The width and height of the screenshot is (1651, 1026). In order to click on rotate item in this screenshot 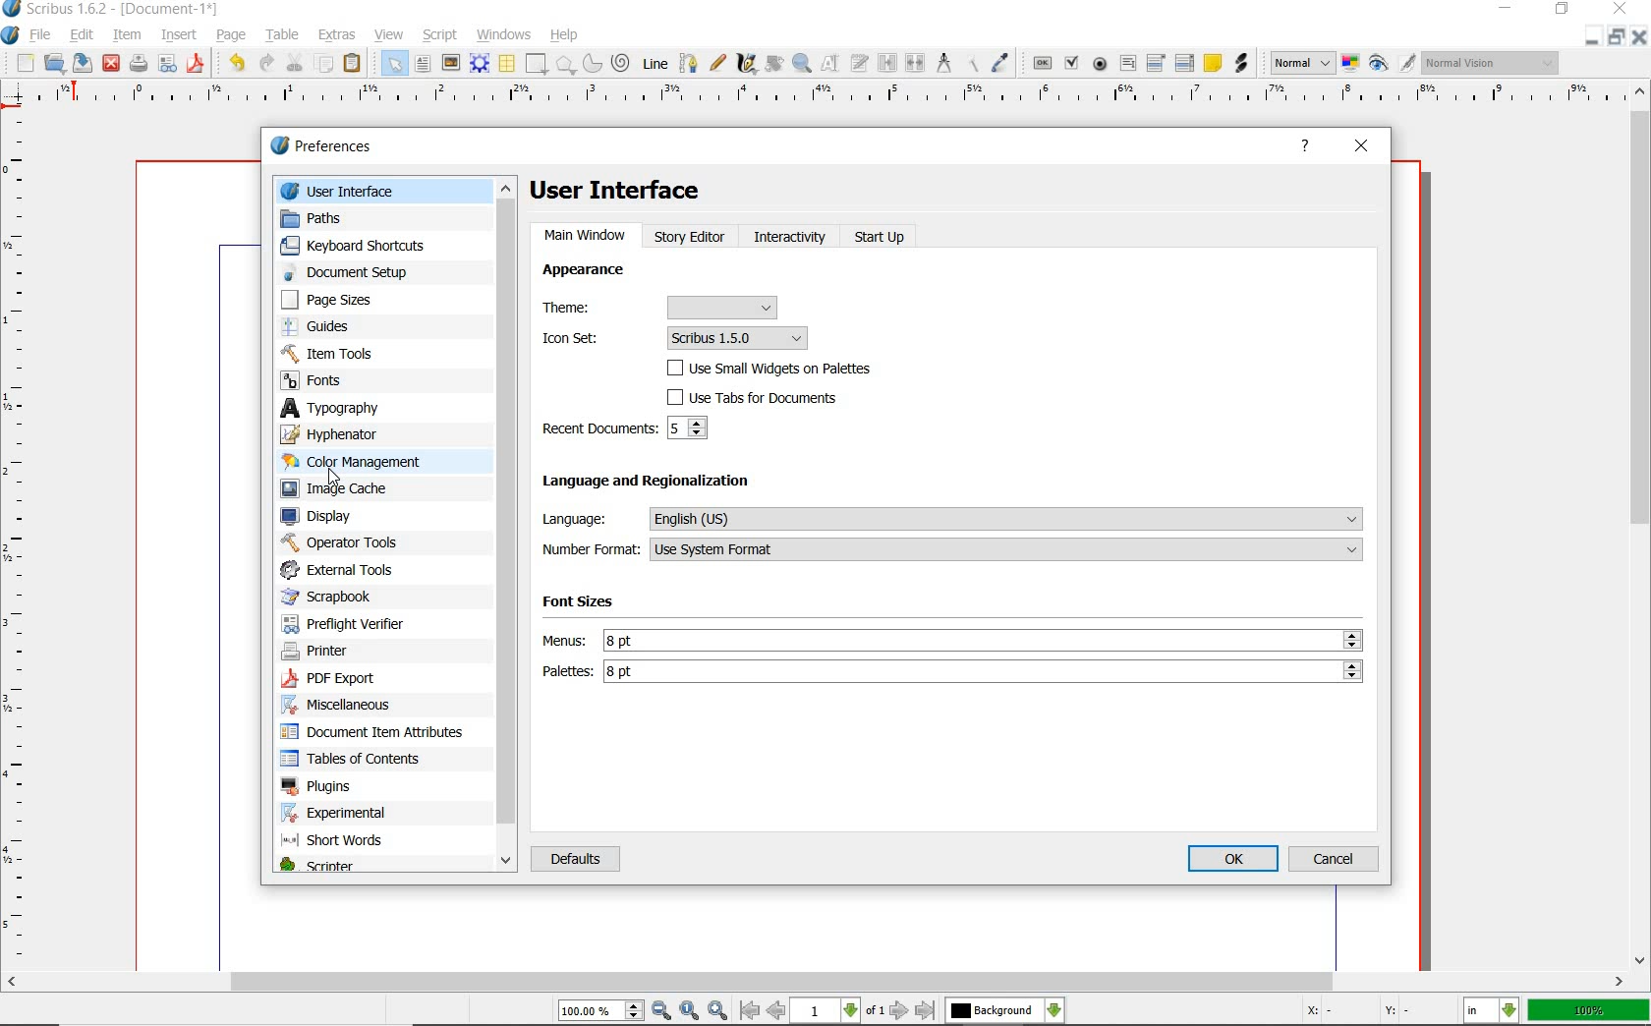, I will do `click(774, 64)`.